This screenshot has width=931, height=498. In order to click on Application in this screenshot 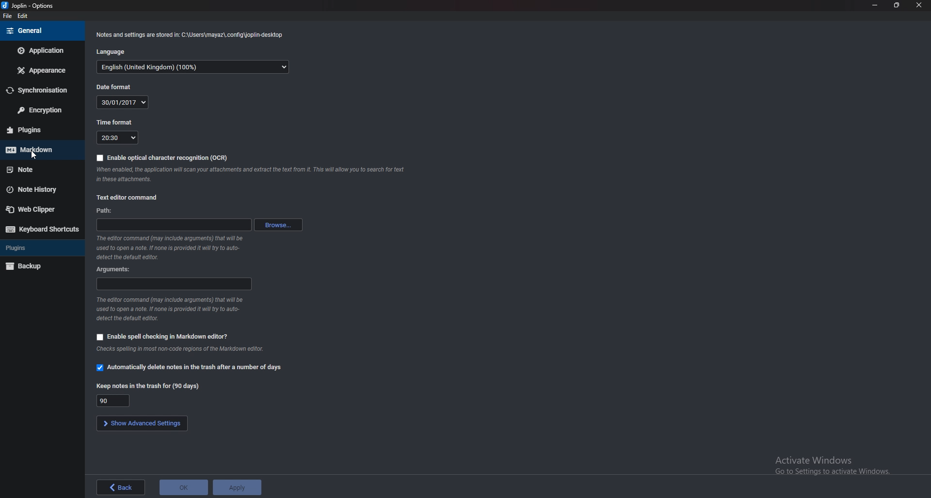, I will do `click(45, 50)`.